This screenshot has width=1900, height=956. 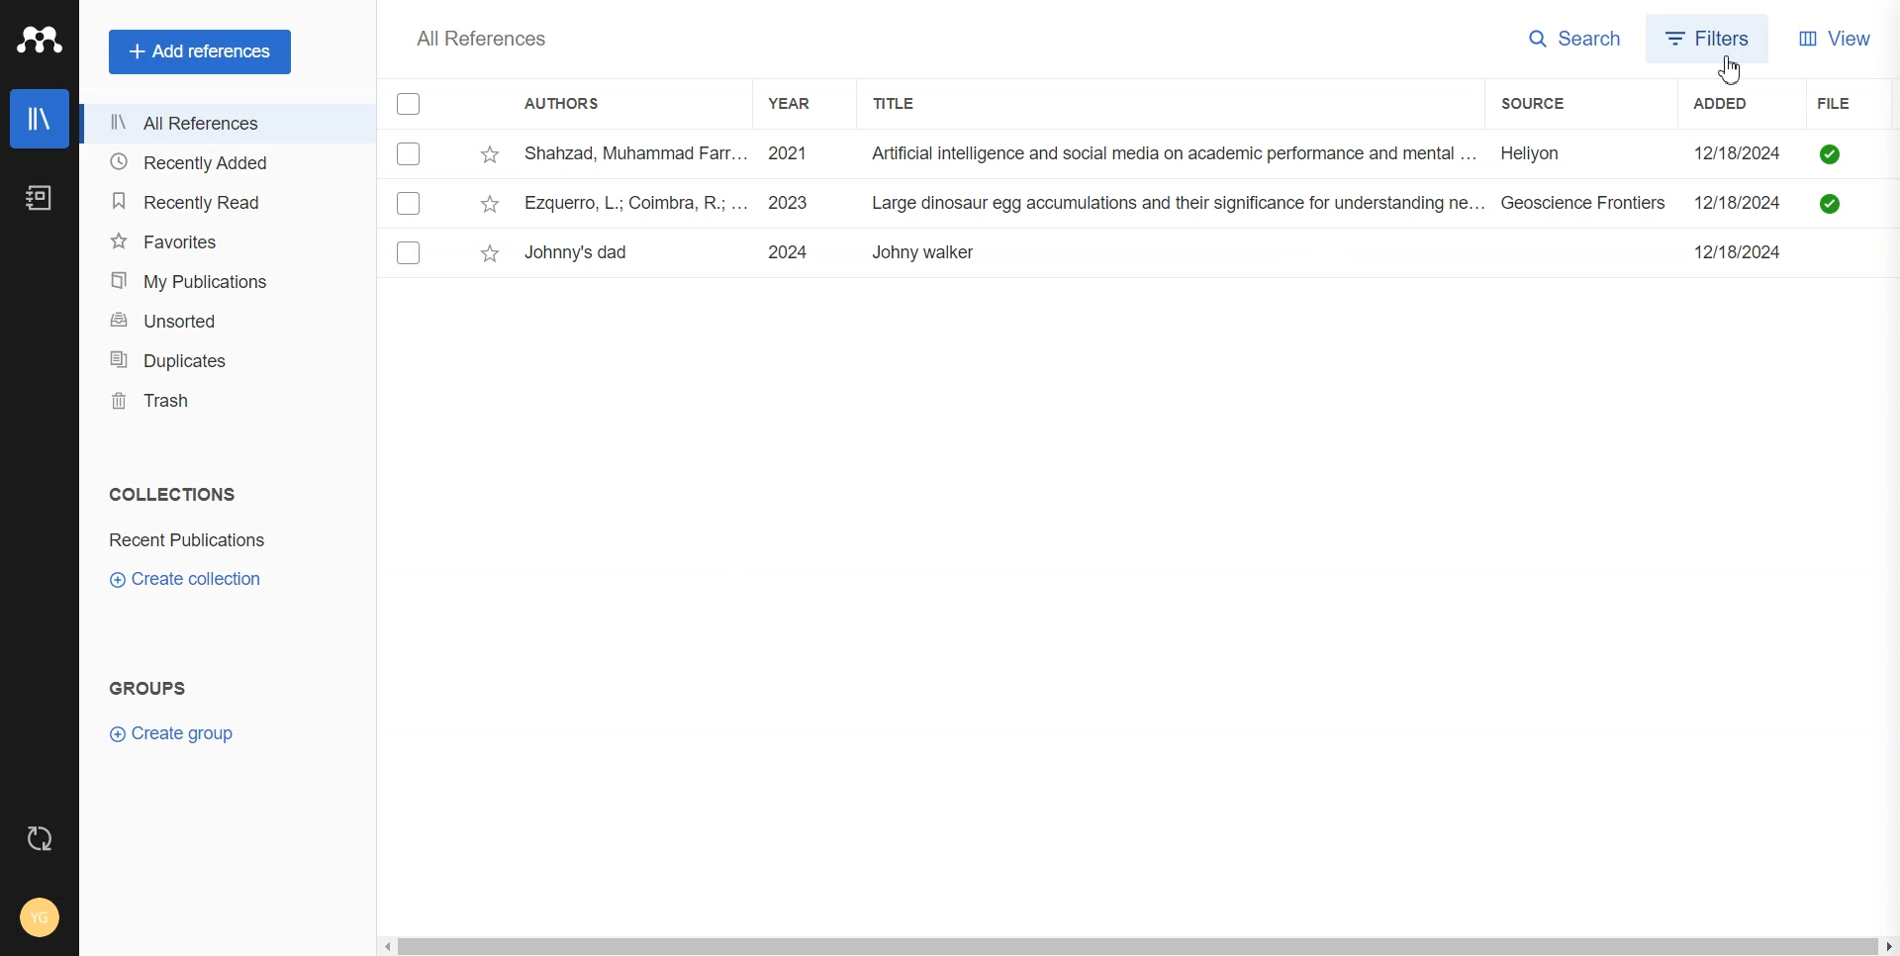 I want to click on Johnny's dad 2024 Johny walker 12/18/2024, so click(x=1182, y=253).